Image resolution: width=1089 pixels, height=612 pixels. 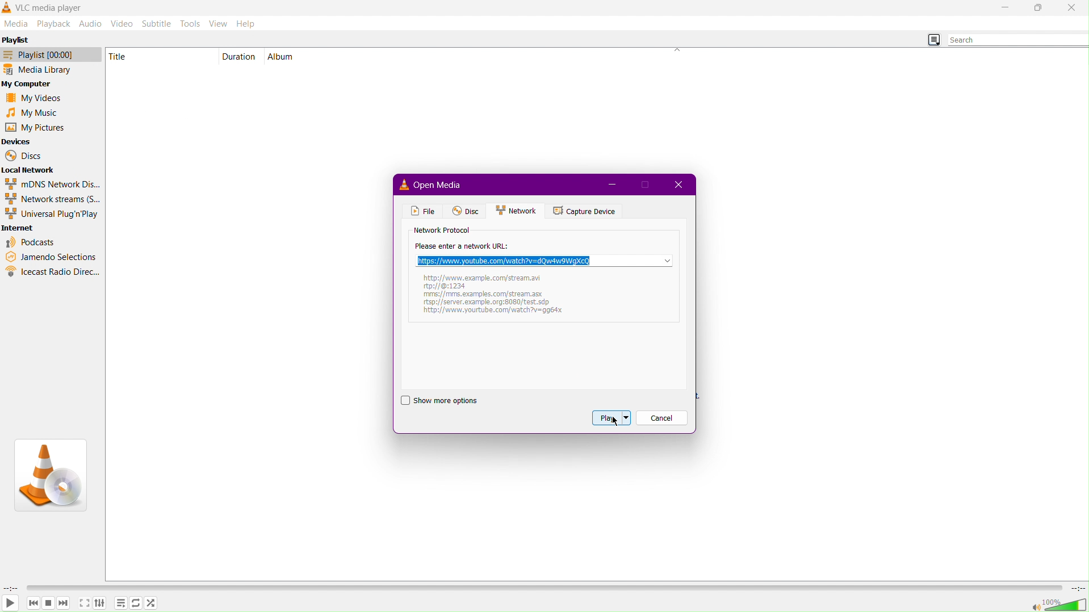 What do you see at coordinates (585, 211) in the screenshot?
I see `Capture Device` at bounding box center [585, 211].